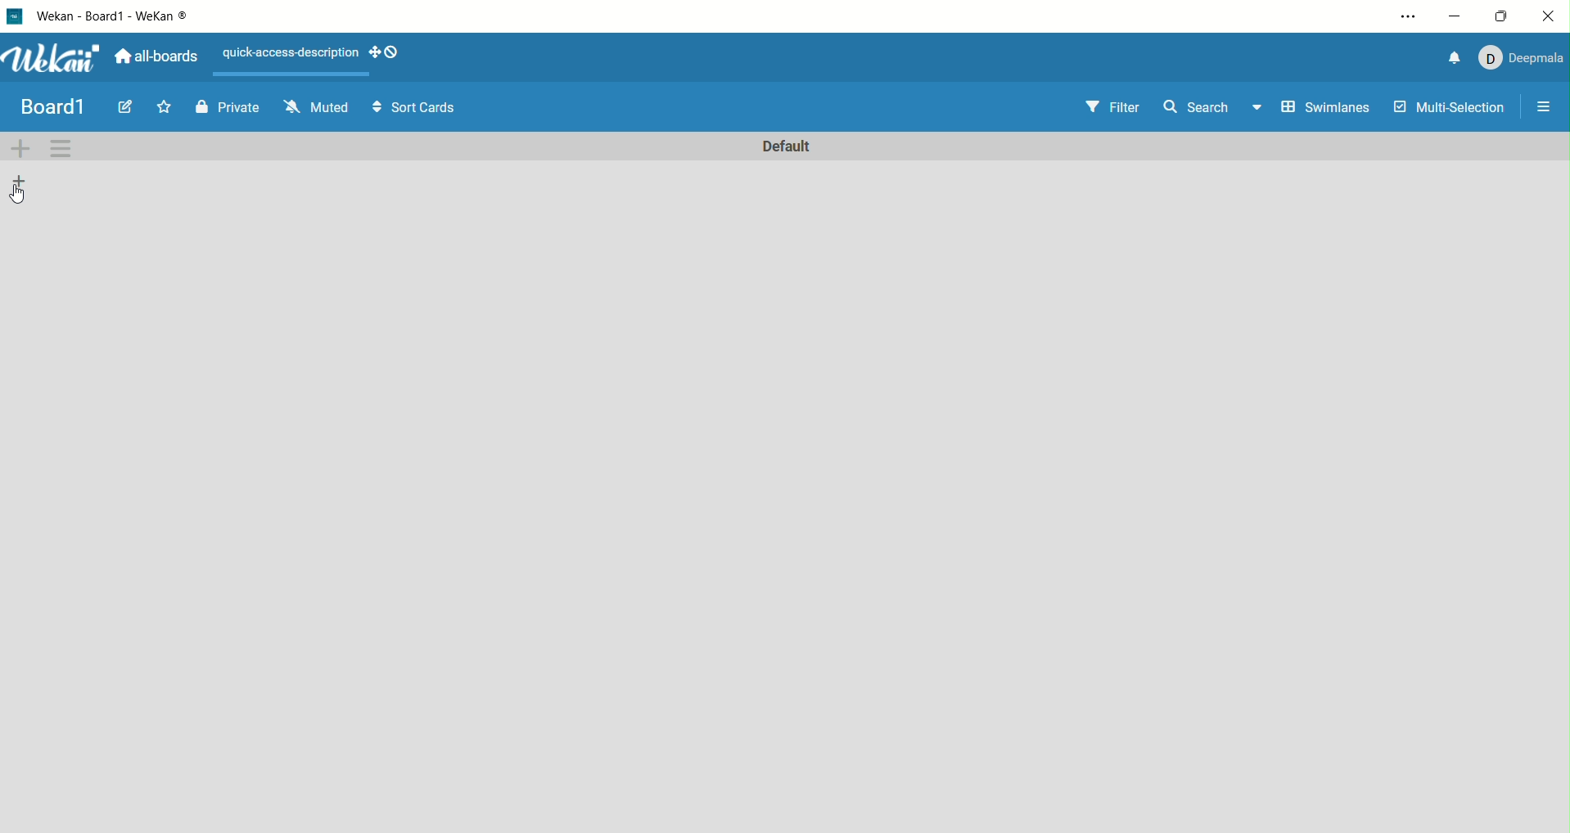 This screenshot has height=833, width=1570. What do you see at coordinates (1455, 58) in the screenshot?
I see `notification` at bounding box center [1455, 58].